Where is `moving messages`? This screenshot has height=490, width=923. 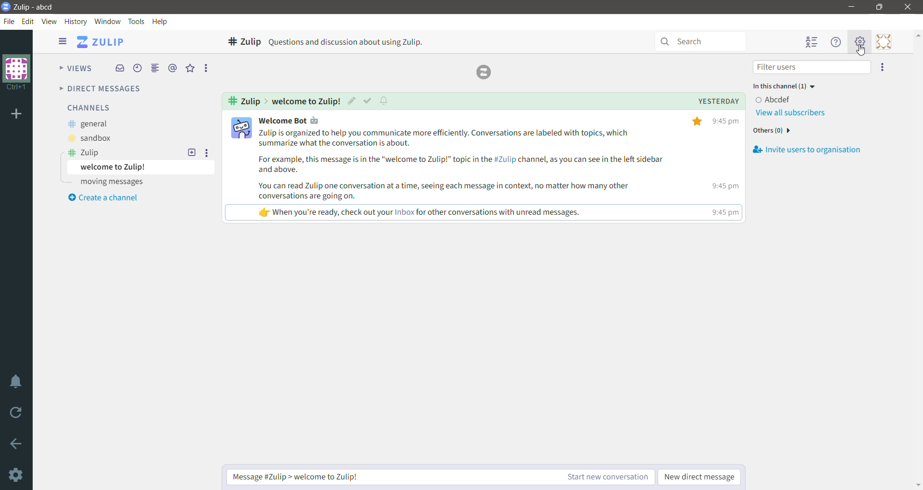 moving messages is located at coordinates (114, 183).